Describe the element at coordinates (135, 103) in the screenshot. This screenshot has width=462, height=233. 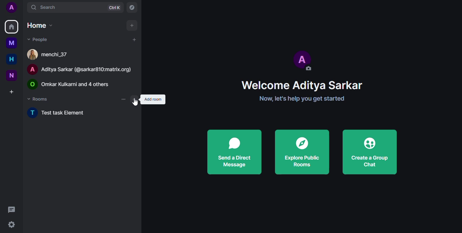
I see `cursor` at that location.